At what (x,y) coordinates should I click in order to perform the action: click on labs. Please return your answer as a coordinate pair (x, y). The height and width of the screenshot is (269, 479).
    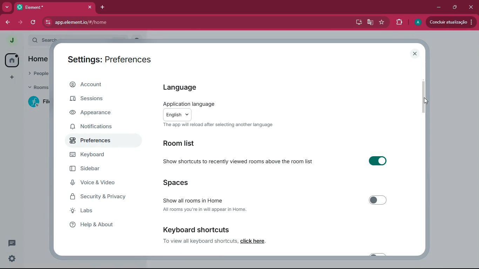
    Looking at the image, I should click on (95, 211).